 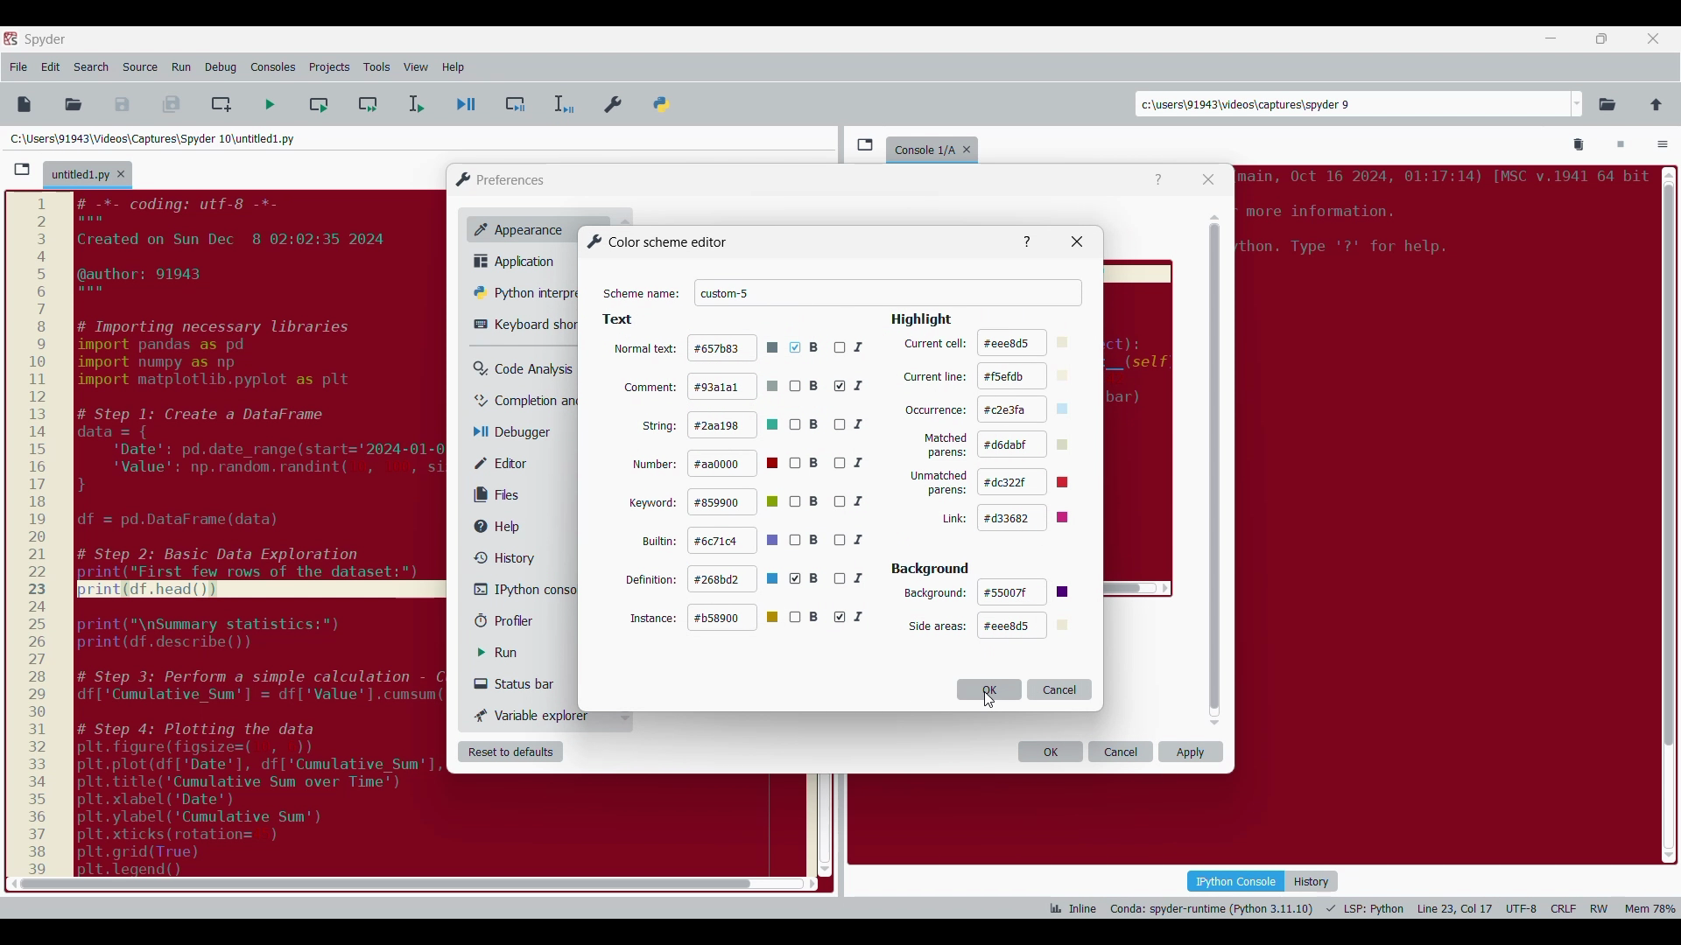 What do you see at coordinates (516, 104) in the screenshot?
I see `Debug cell` at bounding box center [516, 104].